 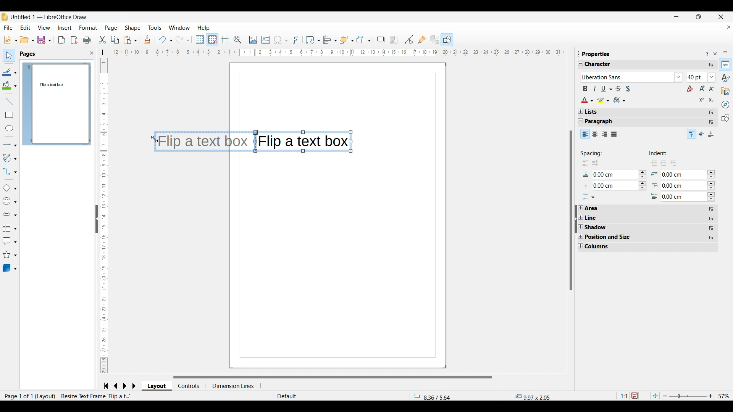 I want to click on Italics, so click(x=595, y=89).